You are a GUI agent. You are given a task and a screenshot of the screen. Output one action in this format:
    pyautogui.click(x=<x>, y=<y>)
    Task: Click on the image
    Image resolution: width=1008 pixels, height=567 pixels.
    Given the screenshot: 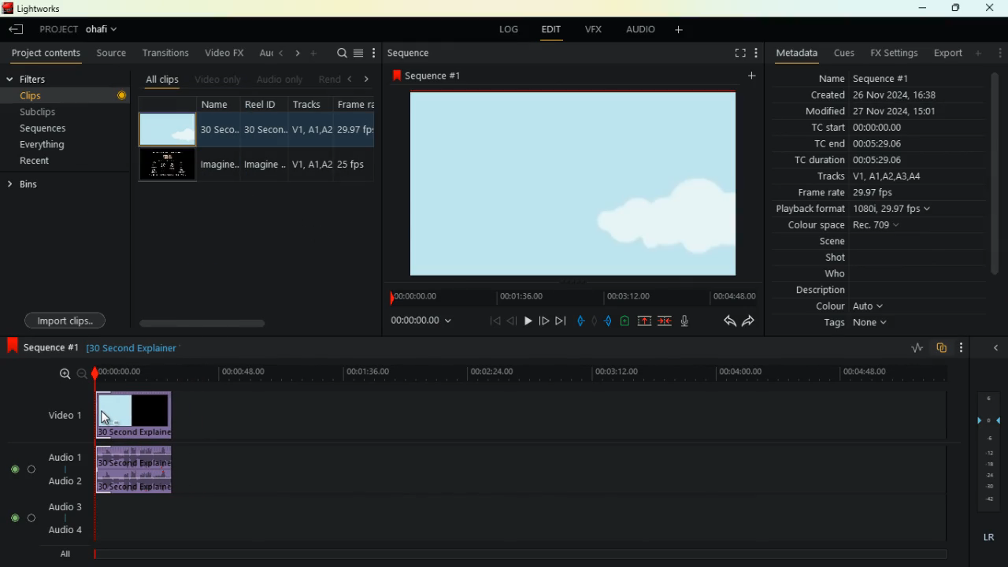 What is the action you would take?
    pyautogui.click(x=578, y=183)
    